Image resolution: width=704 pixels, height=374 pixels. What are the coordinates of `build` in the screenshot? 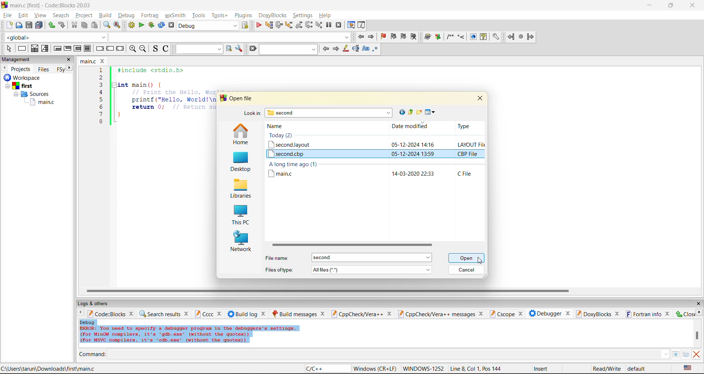 It's located at (428, 37).